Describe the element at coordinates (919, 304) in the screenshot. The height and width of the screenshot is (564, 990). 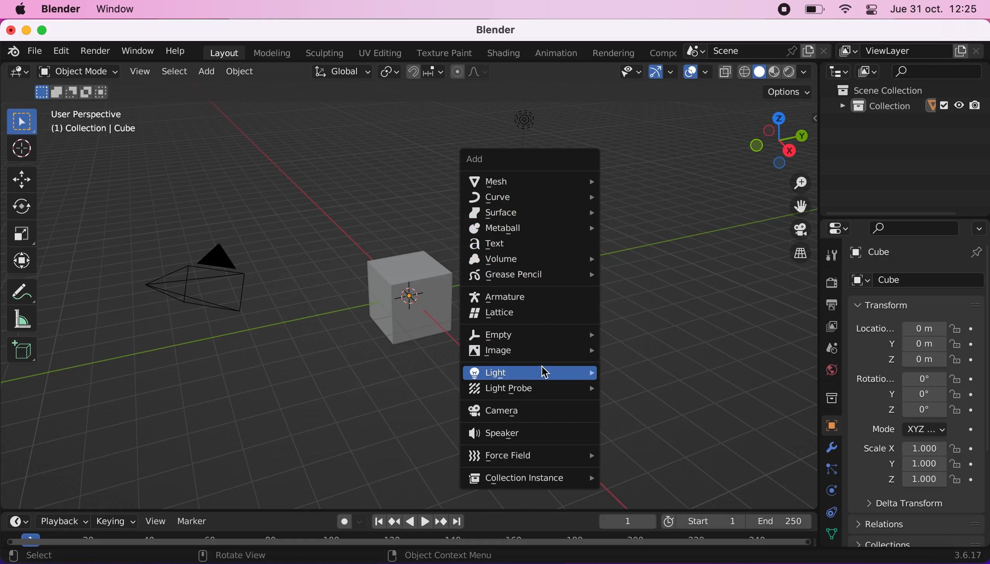
I see `transform` at that location.